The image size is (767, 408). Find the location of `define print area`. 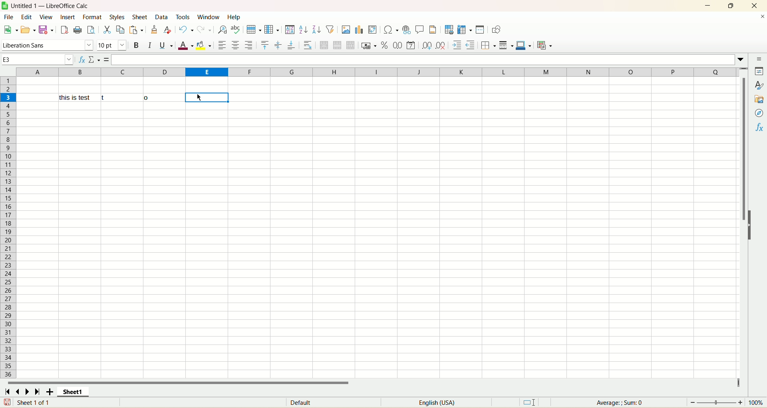

define print area is located at coordinates (449, 30).